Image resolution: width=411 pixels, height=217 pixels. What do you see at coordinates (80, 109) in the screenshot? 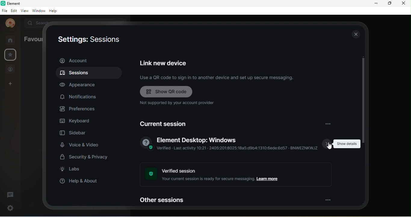
I see `preferences` at bounding box center [80, 109].